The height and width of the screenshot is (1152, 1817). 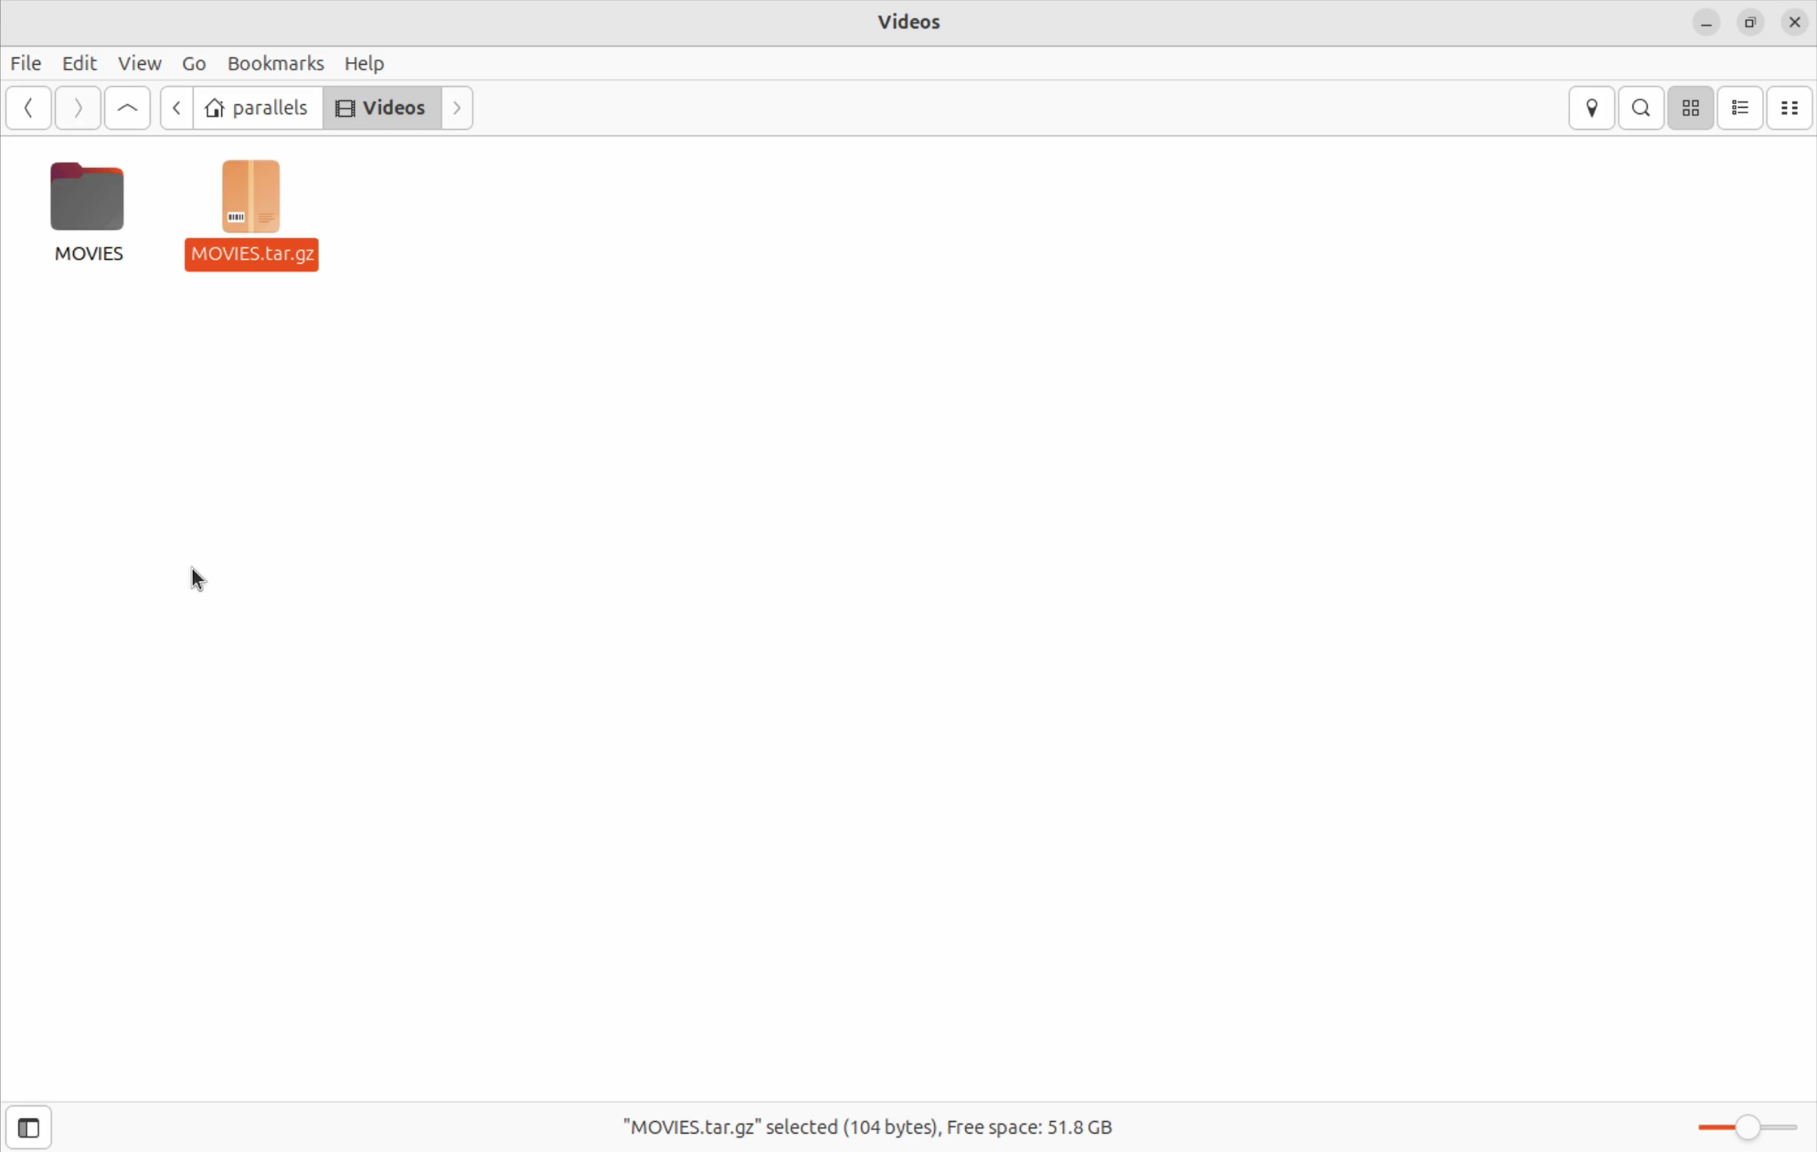 I want to click on help, so click(x=367, y=64).